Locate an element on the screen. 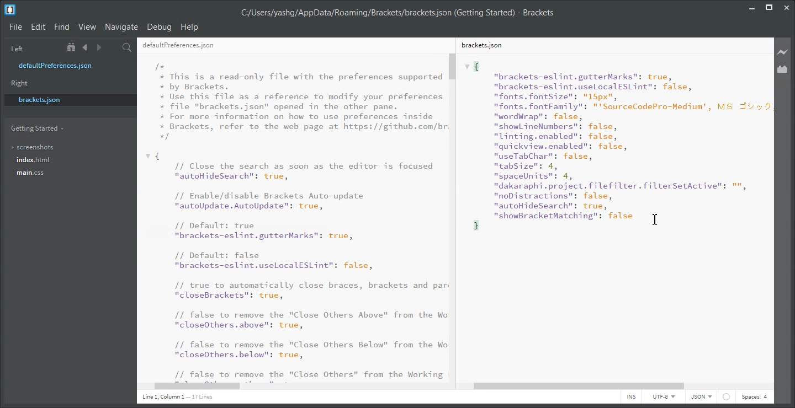 The width and height of the screenshot is (795, 408). Navigate is located at coordinates (122, 27).